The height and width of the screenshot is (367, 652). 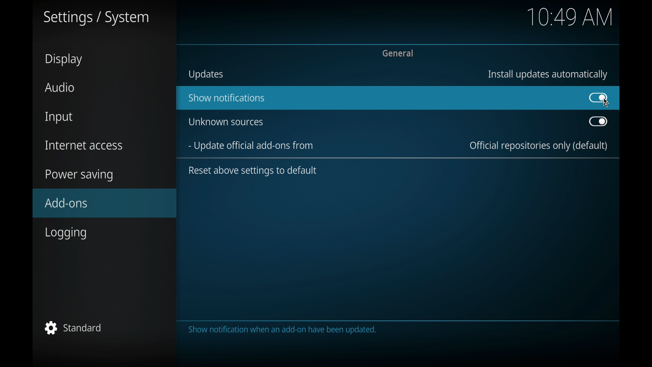 What do you see at coordinates (79, 175) in the screenshot?
I see `power saving` at bounding box center [79, 175].